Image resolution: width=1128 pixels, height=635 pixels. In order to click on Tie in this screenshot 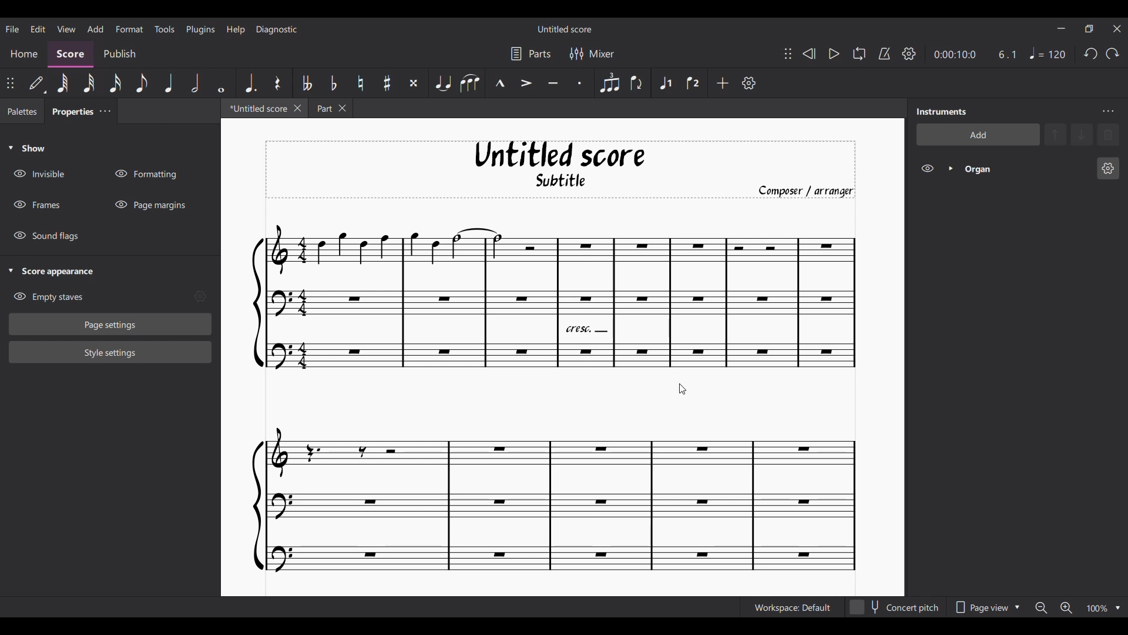, I will do `click(442, 83)`.